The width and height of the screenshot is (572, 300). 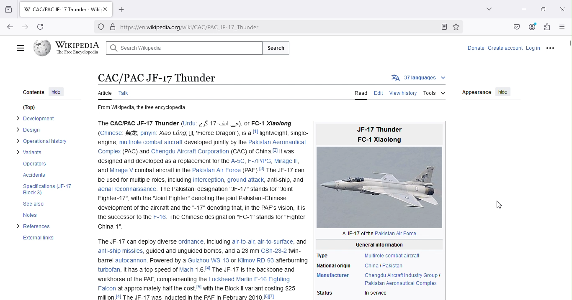 What do you see at coordinates (113, 27) in the screenshot?
I see `Site information` at bounding box center [113, 27].